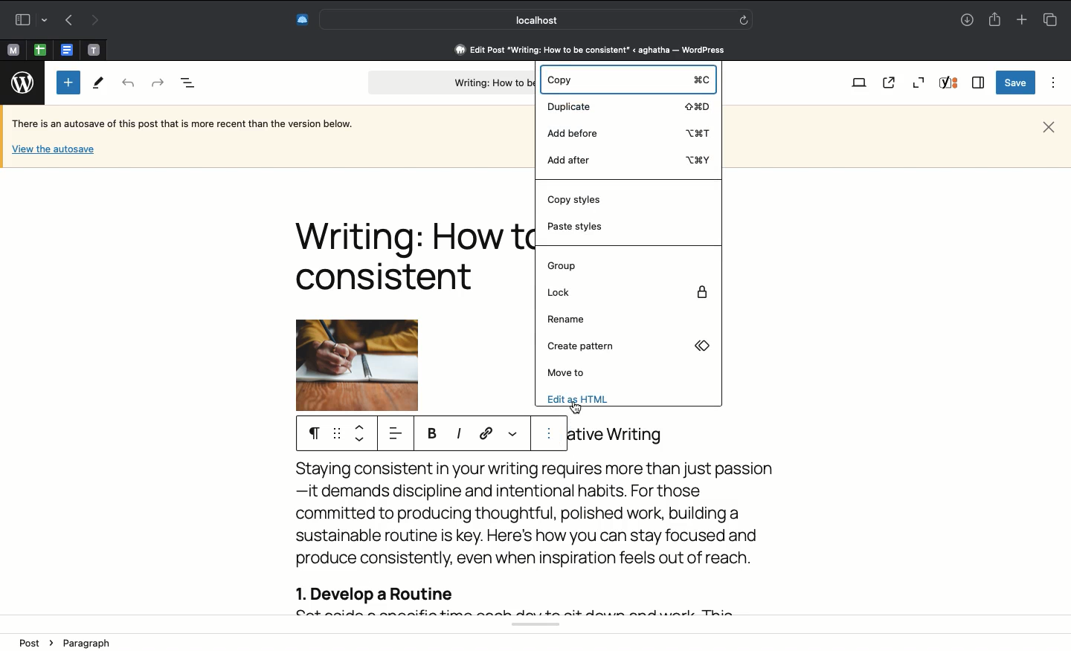 The height and width of the screenshot is (651, 1071). Describe the element at coordinates (625, 81) in the screenshot. I see `Copy` at that location.